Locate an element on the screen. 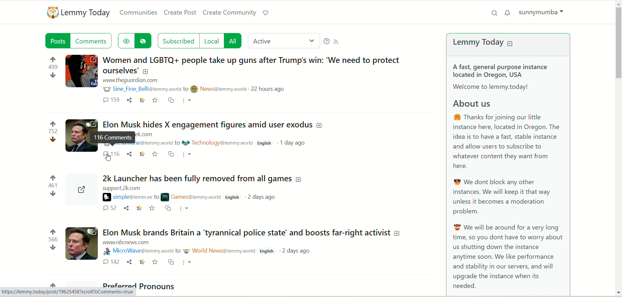 Image resolution: width=622 pixels, height=297 pixels. Women and LGBTQ+ people take up guns after Trump's win: ‘We need to protect is located at coordinates (251, 60).